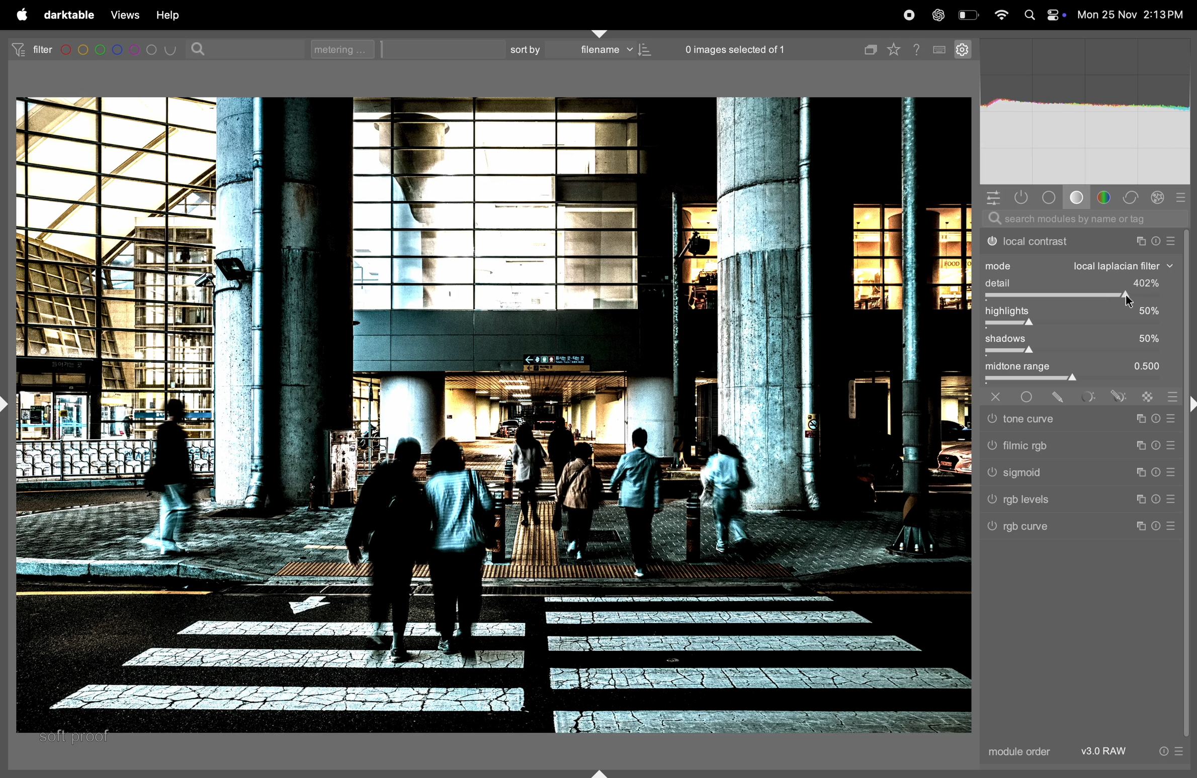  I want to click on reset, so click(1157, 526).